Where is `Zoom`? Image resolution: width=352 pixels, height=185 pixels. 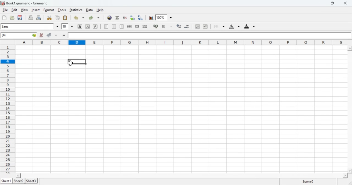 Zoom is located at coordinates (165, 17).